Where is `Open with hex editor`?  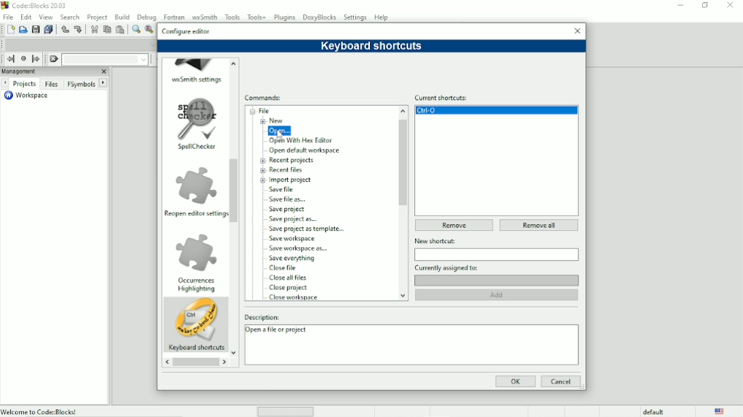 Open with hex editor is located at coordinates (302, 141).